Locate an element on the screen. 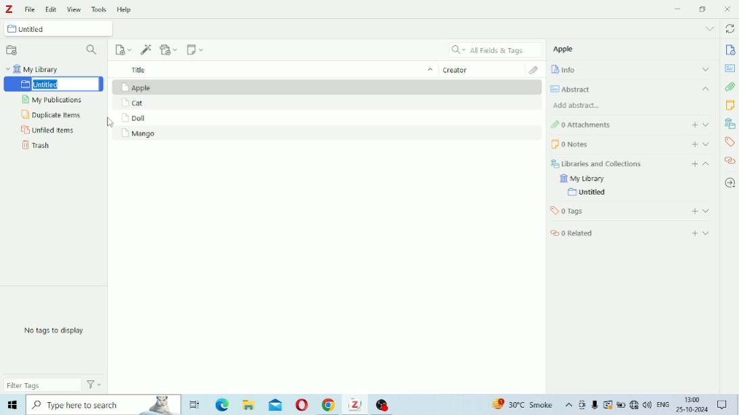 This screenshot has width=739, height=415. Libraries and Collections is located at coordinates (596, 164).